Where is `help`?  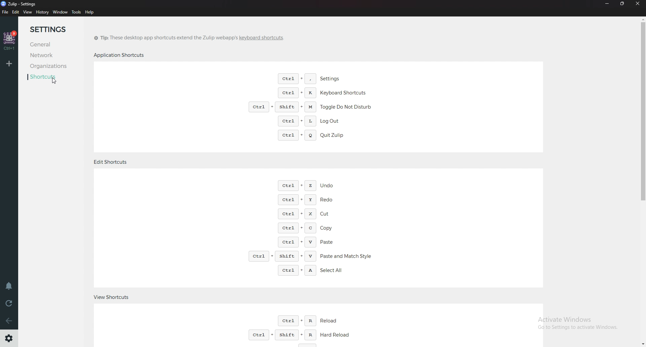
help is located at coordinates (89, 12).